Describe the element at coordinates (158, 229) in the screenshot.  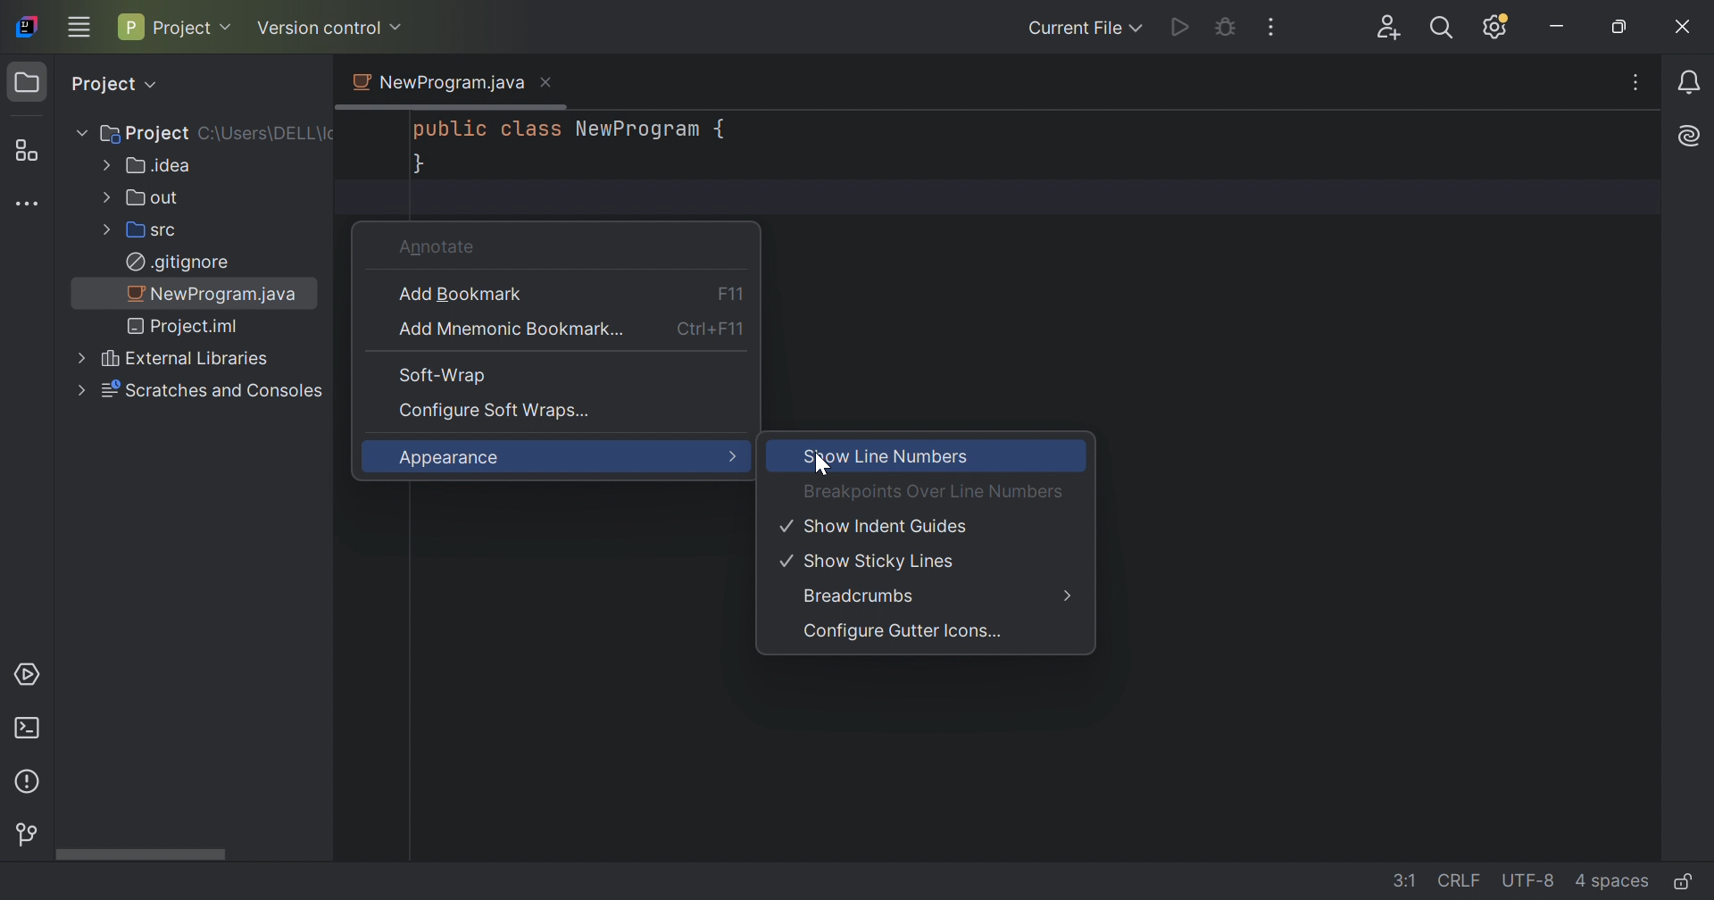
I see `src` at that location.